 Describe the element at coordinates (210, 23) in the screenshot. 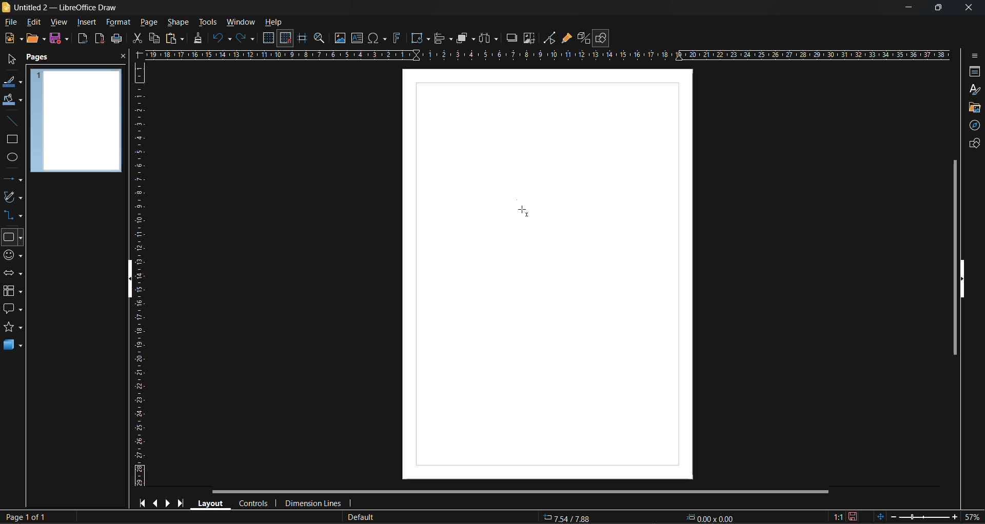

I see `tools` at that location.